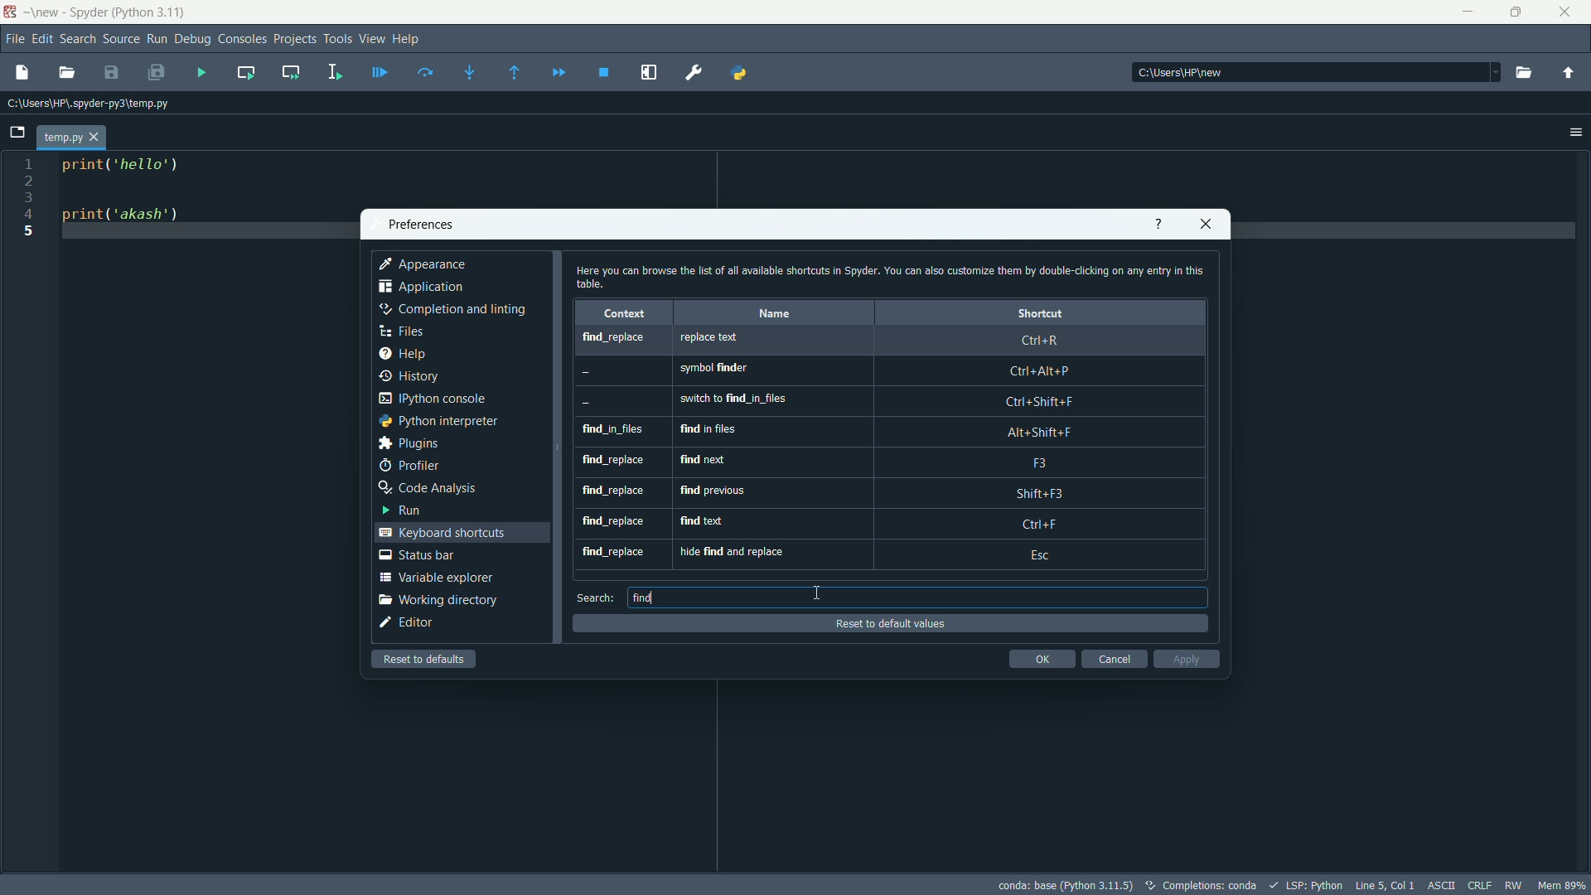 The height and width of the screenshot is (895, 1591). What do you see at coordinates (404, 331) in the screenshot?
I see `files` at bounding box center [404, 331].